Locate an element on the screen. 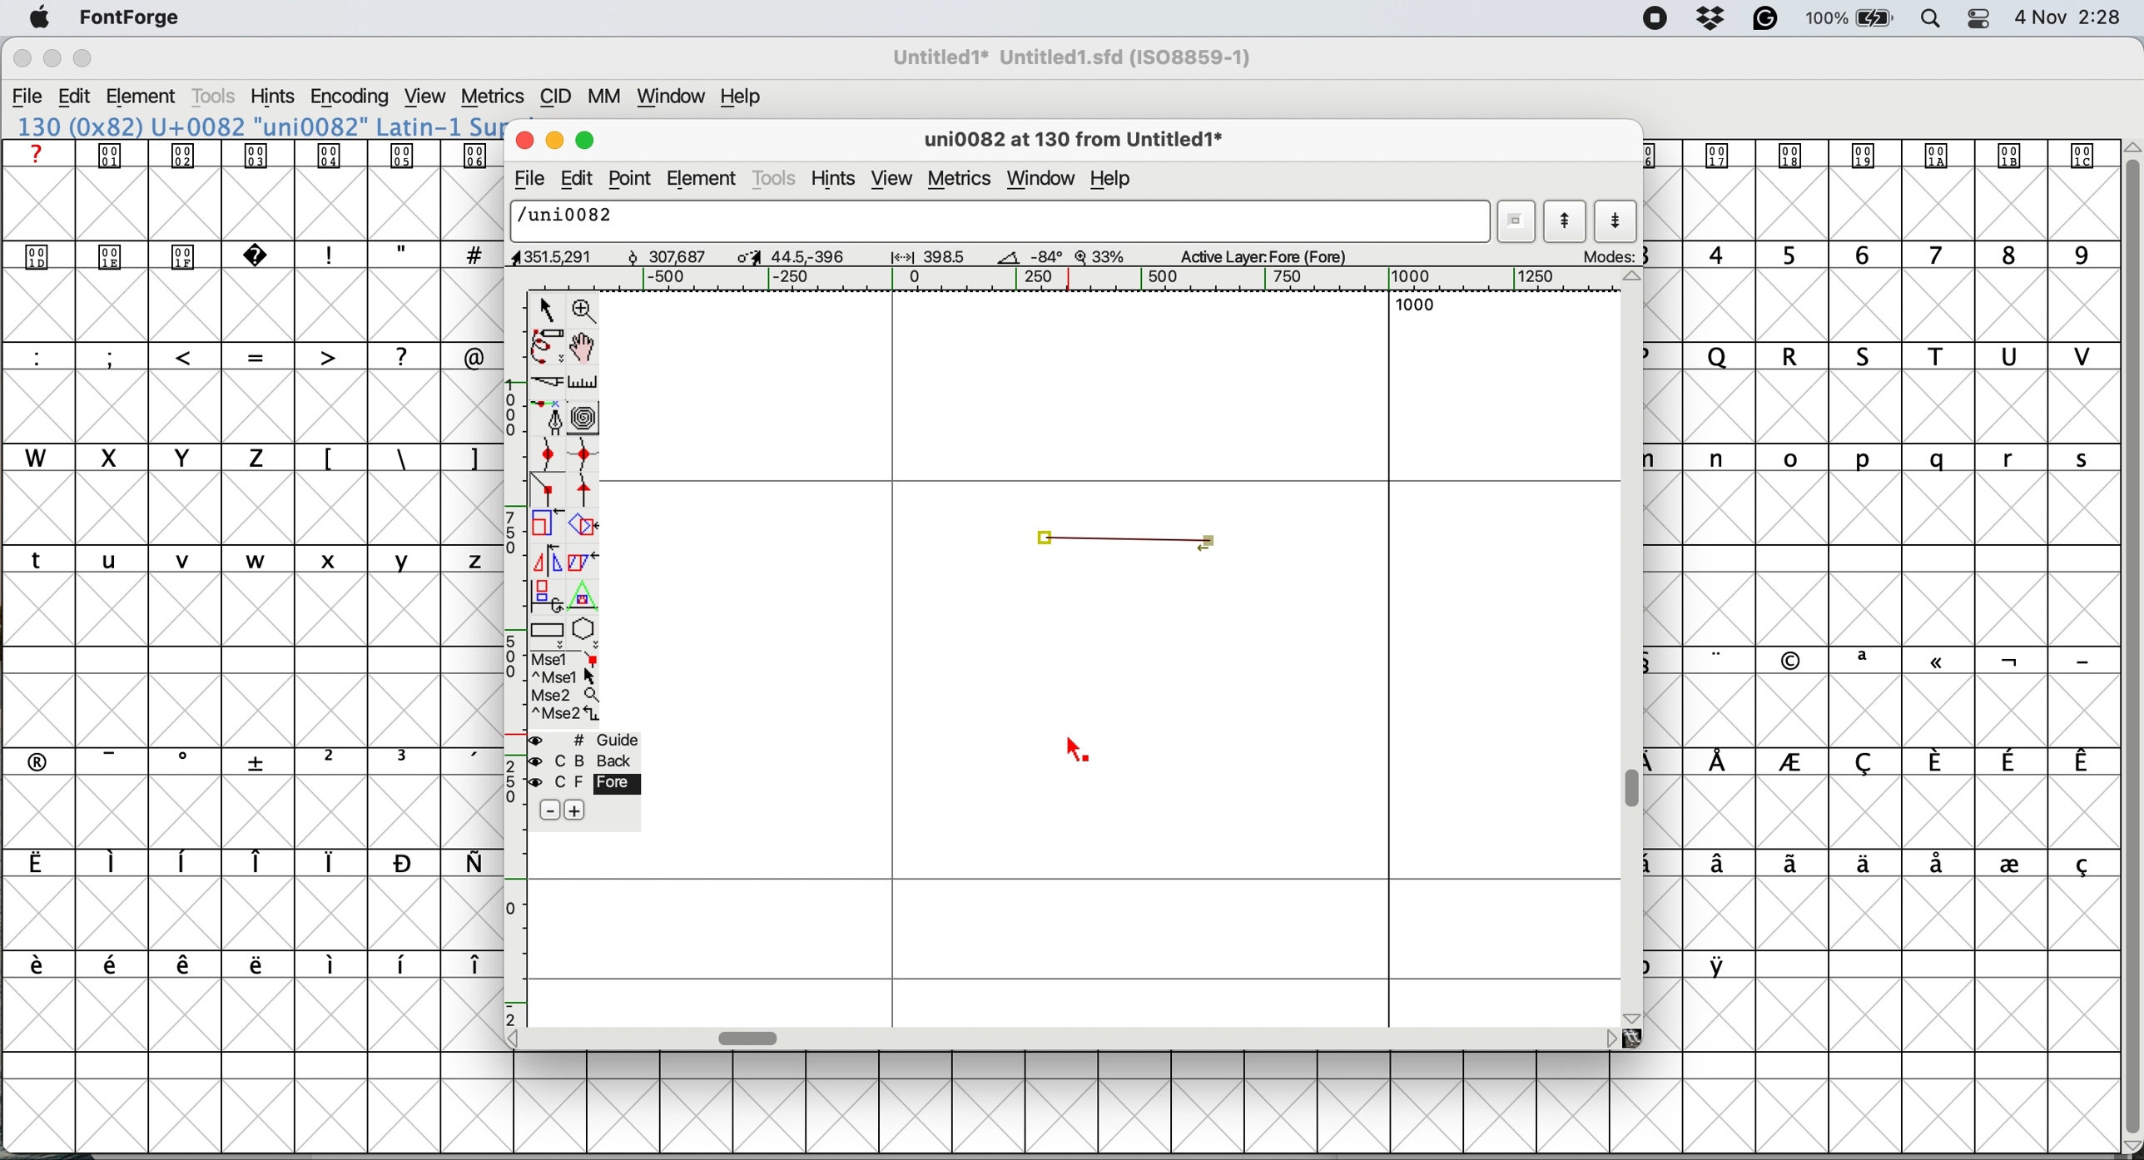 This screenshot has height=1160, width=2144. scale the selection is located at coordinates (548, 527).